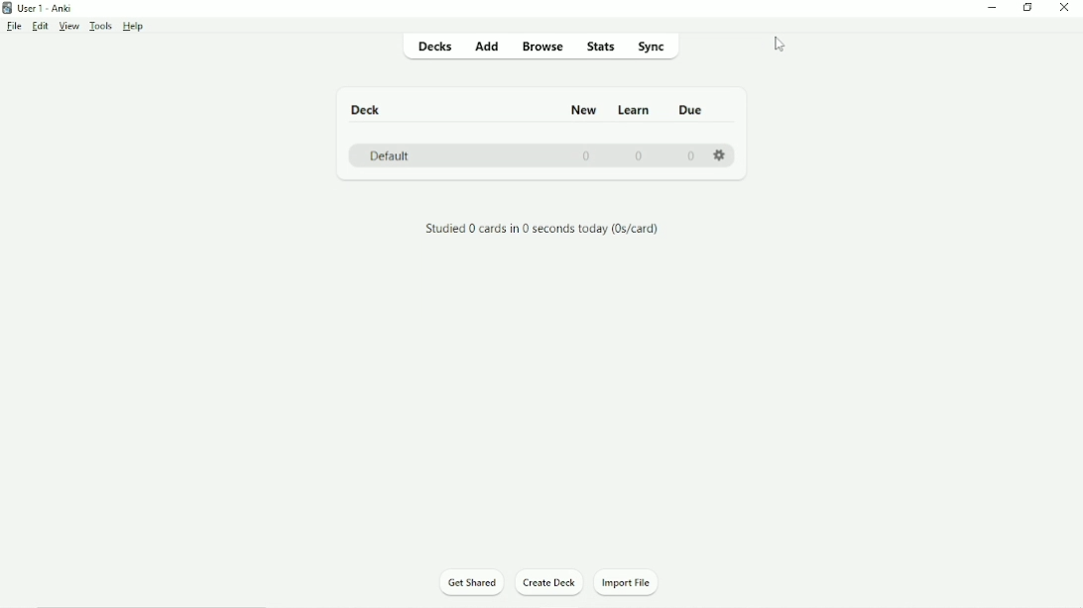 This screenshot has height=608, width=1083. What do you see at coordinates (67, 27) in the screenshot?
I see `View` at bounding box center [67, 27].